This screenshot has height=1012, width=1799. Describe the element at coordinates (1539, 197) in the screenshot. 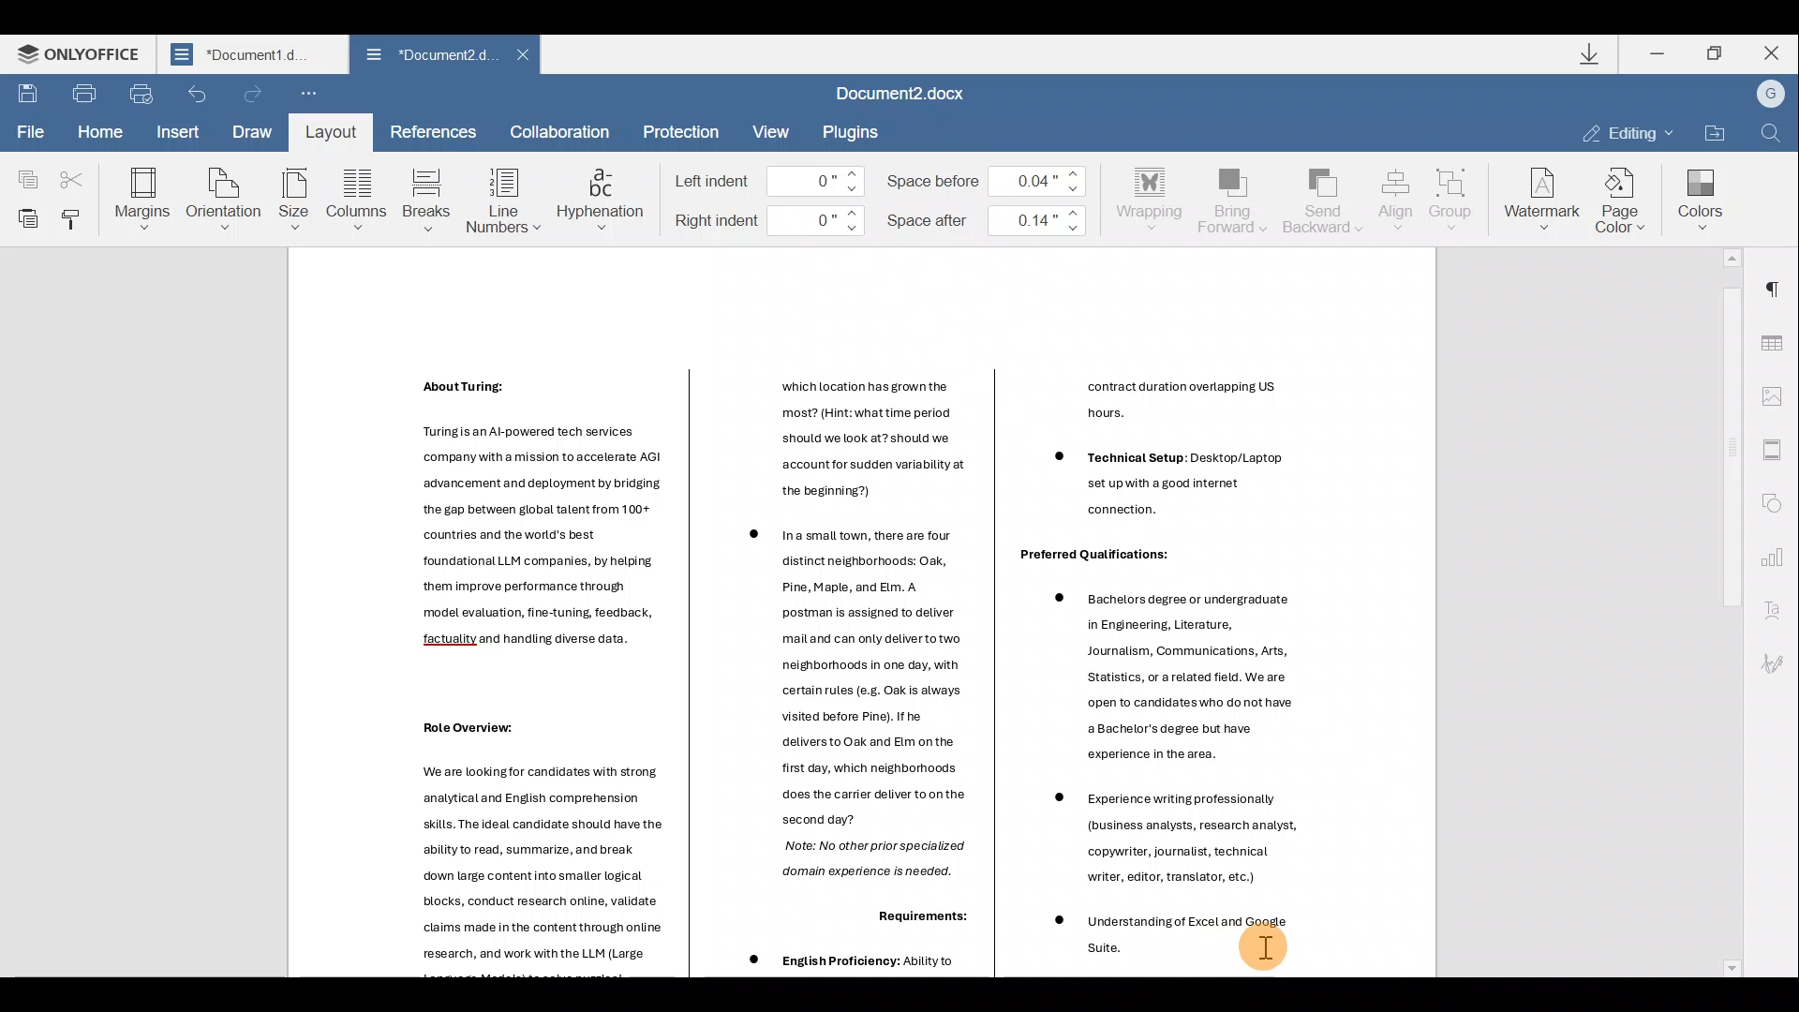

I see `Watermark` at that location.